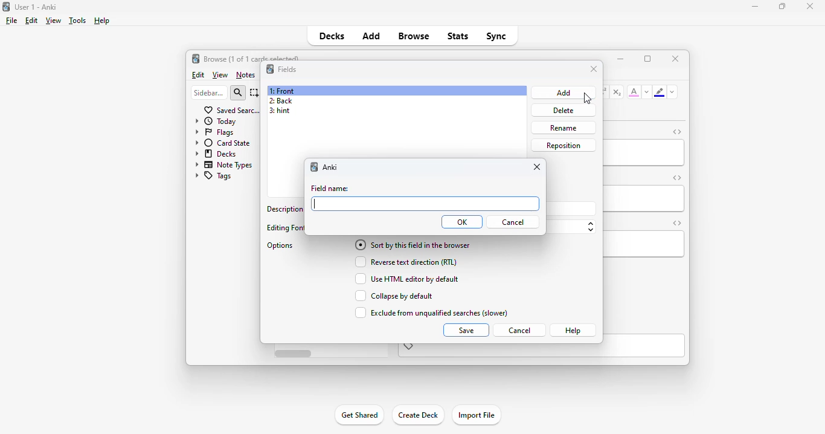 This screenshot has width=825, height=434. Describe the element at coordinates (330, 188) in the screenshot. I see `field name` at that location.